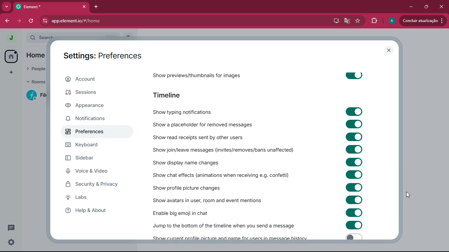 Image resolution: width=449 pixels, height=252 pixels. What do you see at coordinates (12, 242) in the screenshot?
I see `settings` at bounding box center [12, 242].